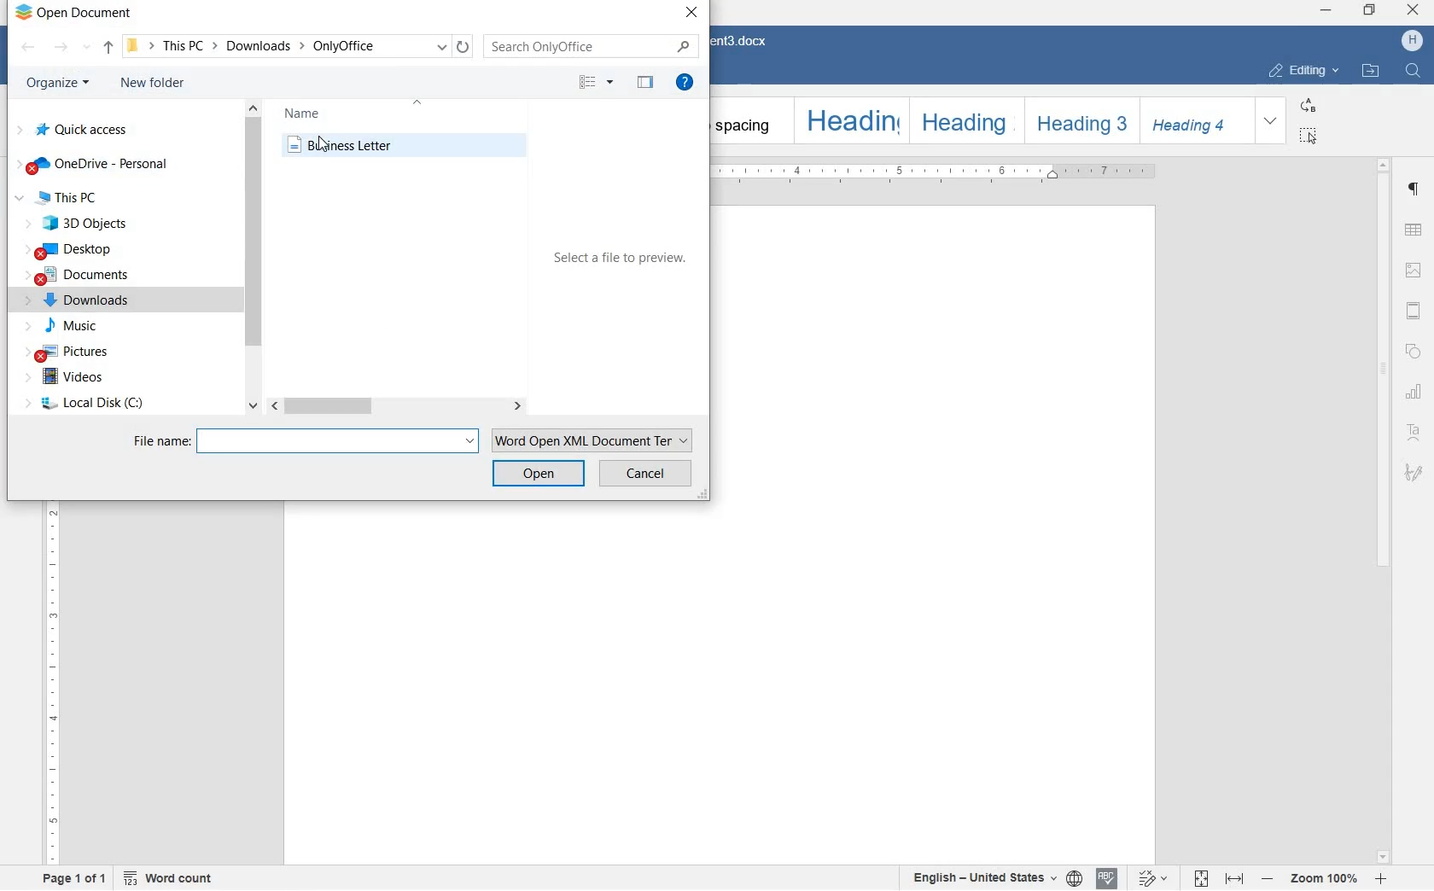  What do you see at coordinates (1308, 104) in the screenshot?
I see `replace` at bounding box center [1308, 104].